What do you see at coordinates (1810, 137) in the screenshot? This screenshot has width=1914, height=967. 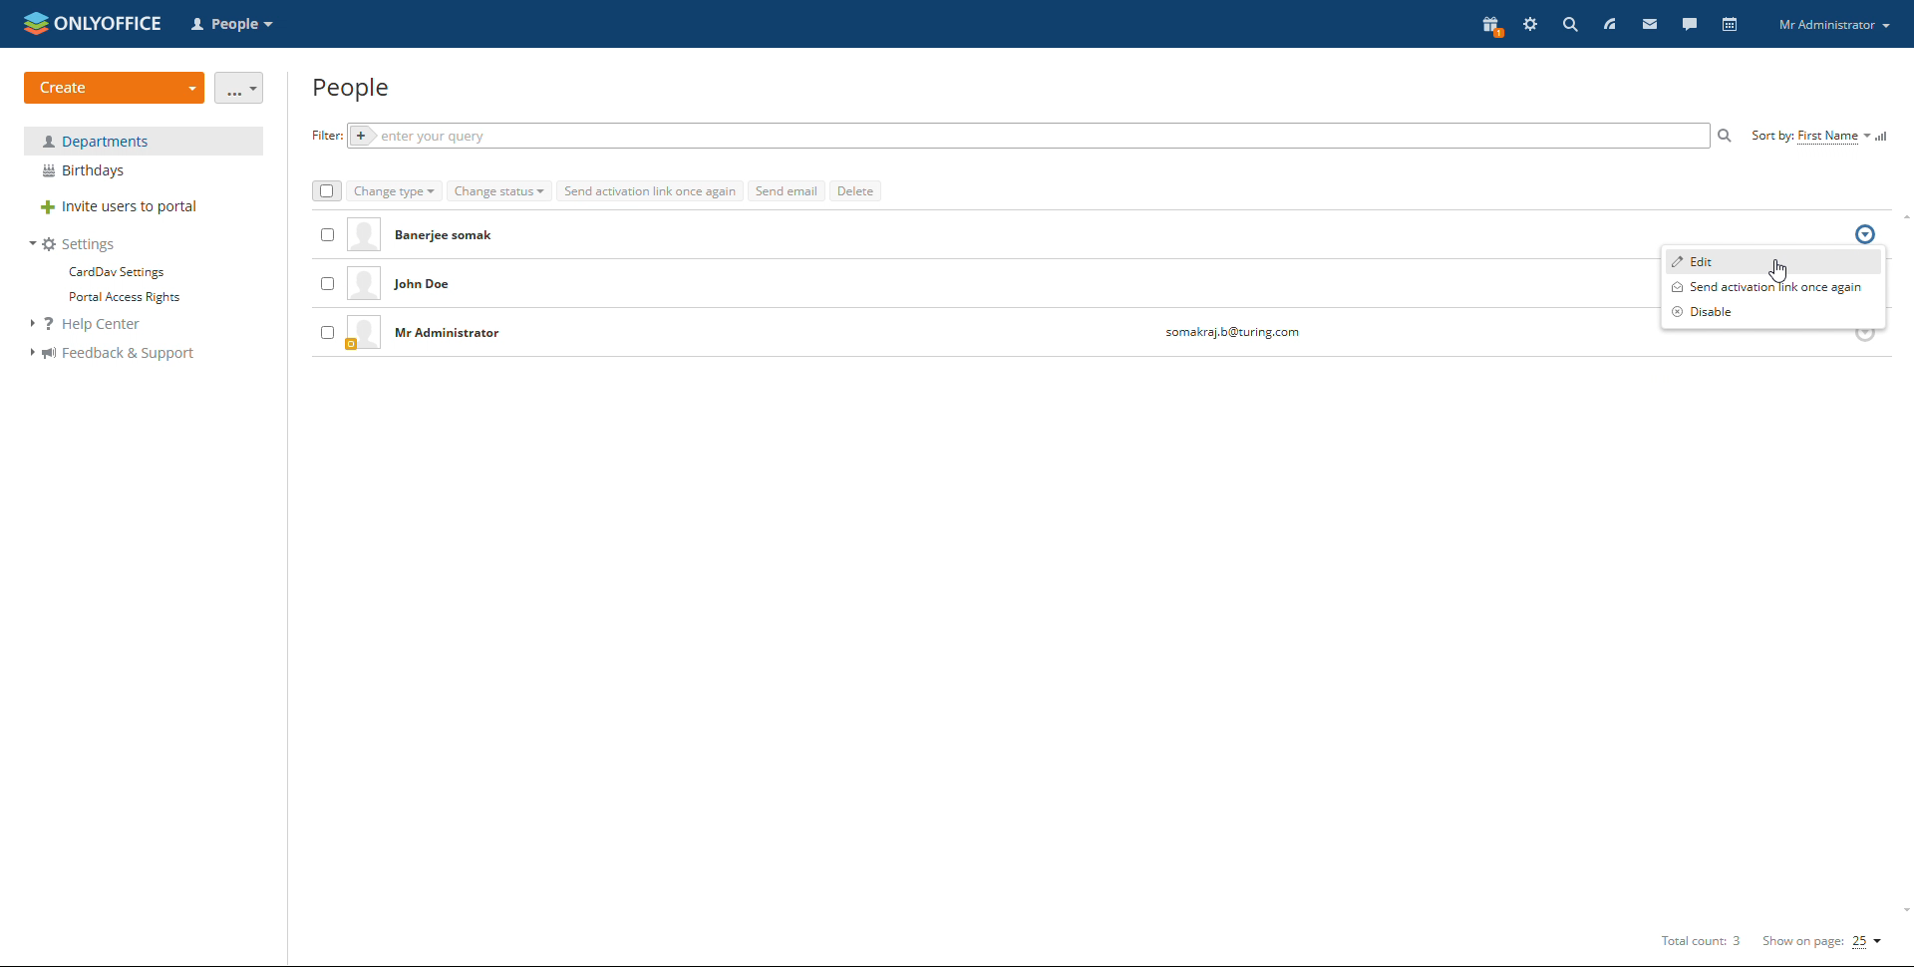 I see `sort by options` at bounding box center [1810, 137].